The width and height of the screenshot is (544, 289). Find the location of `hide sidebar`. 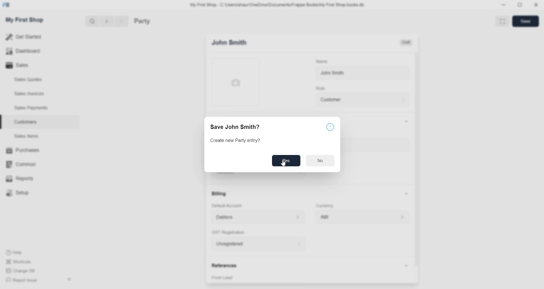

hide sidebar is located at coordinates (68, 280).